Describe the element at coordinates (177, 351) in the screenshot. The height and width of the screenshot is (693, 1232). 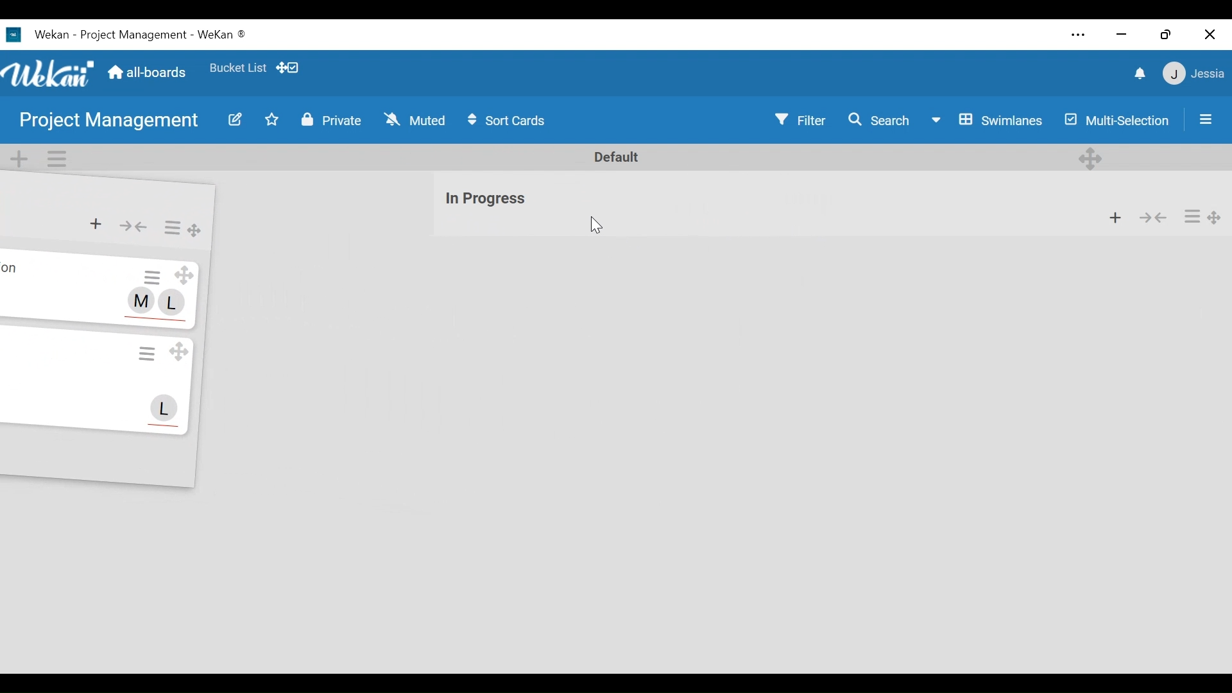
I see `Drag Card` at that location.